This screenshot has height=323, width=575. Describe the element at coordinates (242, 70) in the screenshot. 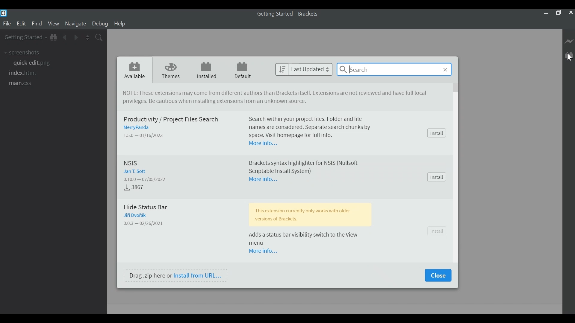

I see `Default` at that location.